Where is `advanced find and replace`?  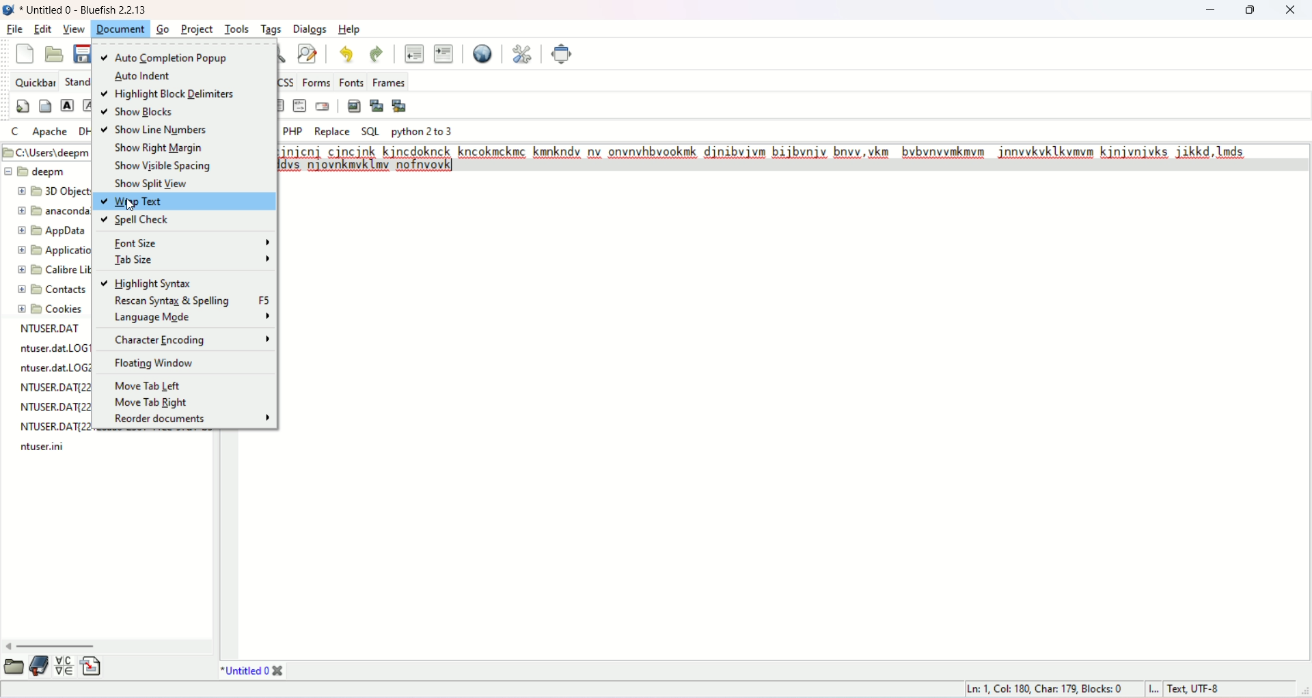
advanced find and replace is located at coordinates (307, 55).